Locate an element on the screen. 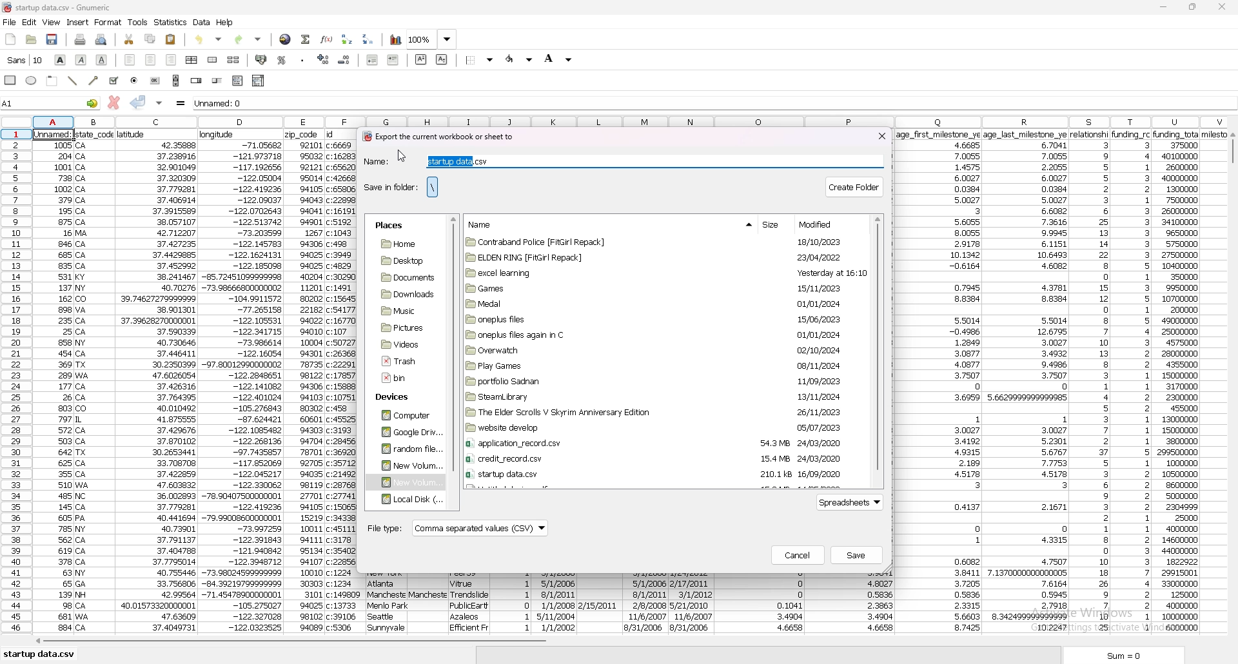  tickbox is located at coordinates (113, 81).